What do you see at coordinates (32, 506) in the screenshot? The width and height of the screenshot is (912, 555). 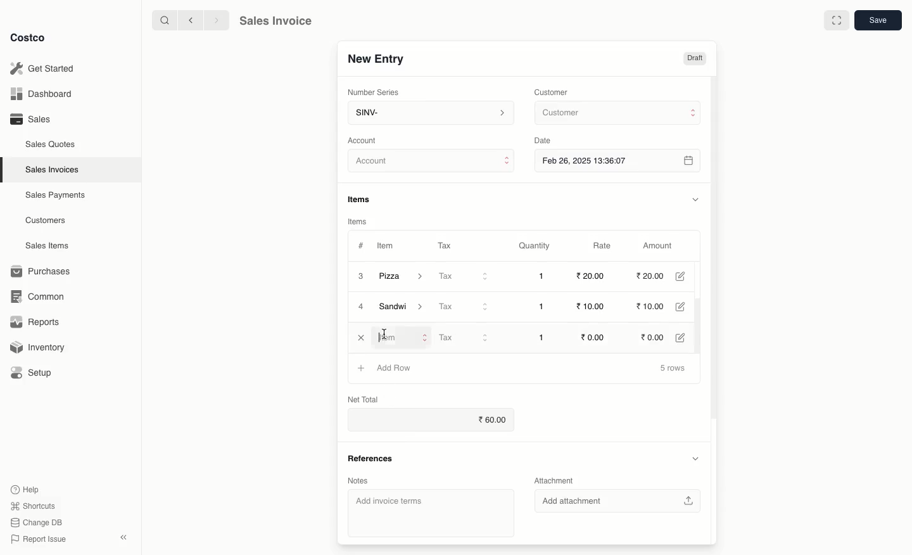 I see `Shortcuts` at bounding box center [32, 506].